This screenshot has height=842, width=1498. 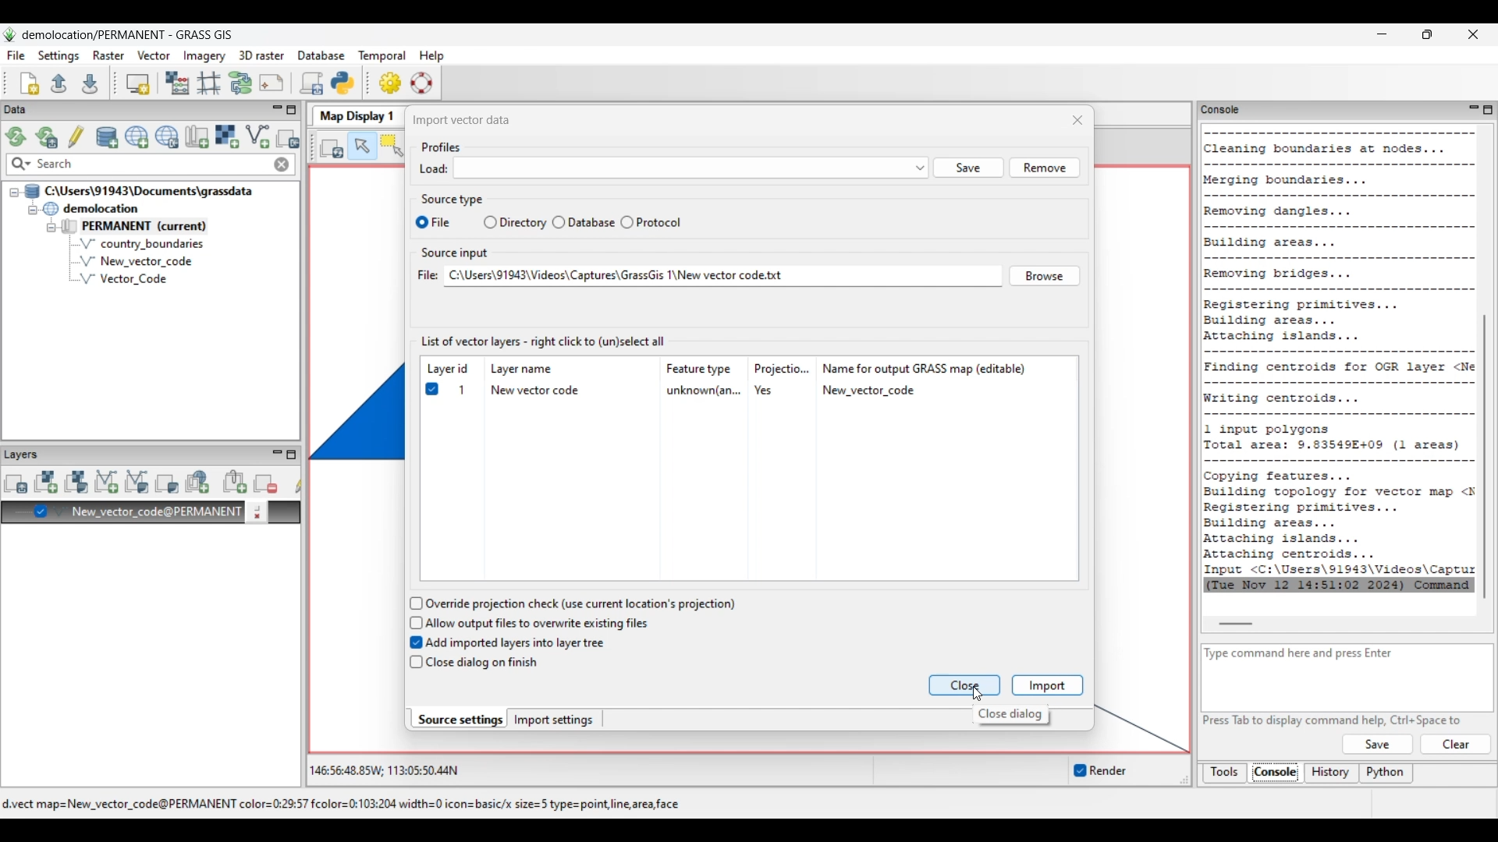 What do you see at coordinates (29, 110) in the screenshot?
I see `Data` at bounding box center [29, 110].